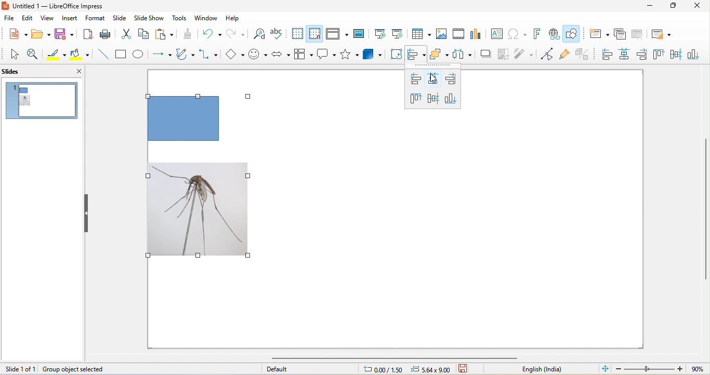 The image size is (710, 375). What do you see at coordinates (349, 55) in the screenshot?
I see `stars and banners` at bounding box center [349, 55].